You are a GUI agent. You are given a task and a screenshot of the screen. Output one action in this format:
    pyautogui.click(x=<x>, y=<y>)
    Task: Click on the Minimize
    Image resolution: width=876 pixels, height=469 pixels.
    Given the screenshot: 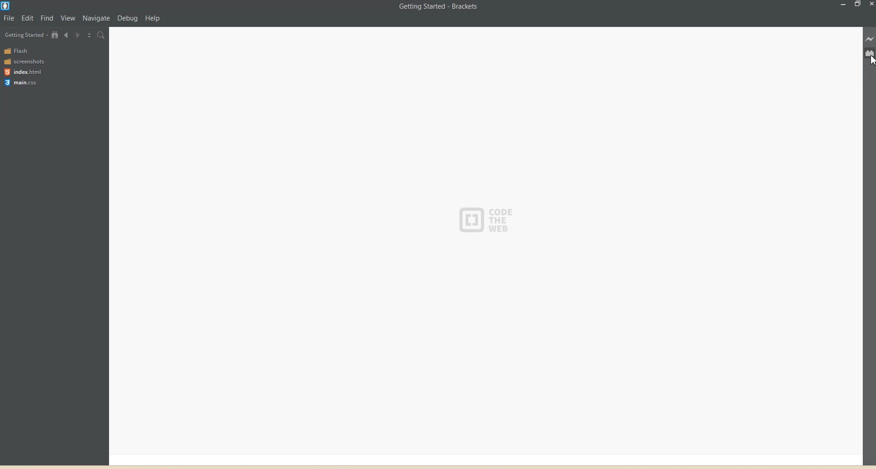 What is the action you would take?
    pyautogui.click(x=844, y=5)
    